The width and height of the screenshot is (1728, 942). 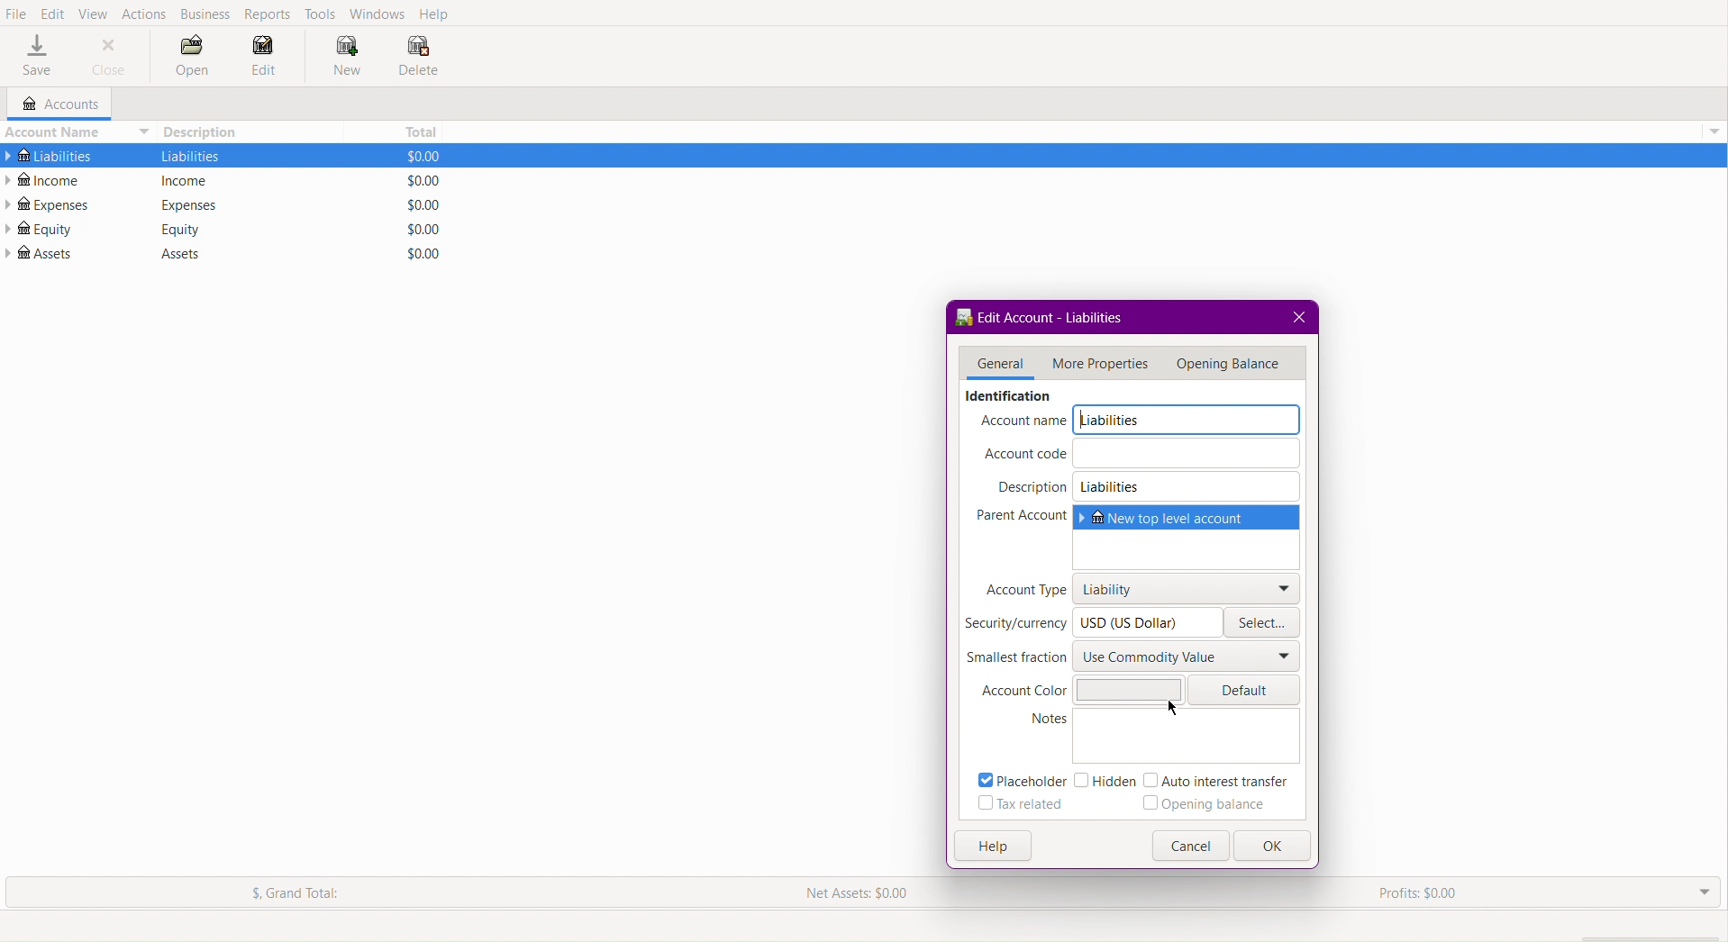 What do you see at coordinates (190, 156) in the screenshot?
I see `liabilities` at bounding box center [190, 156].